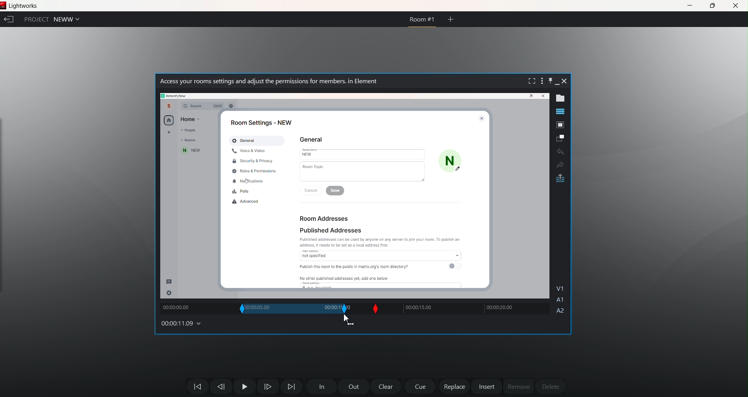 The width and height of the screenshot is (748, 397). I want to click on Redo, so click(560, 165).